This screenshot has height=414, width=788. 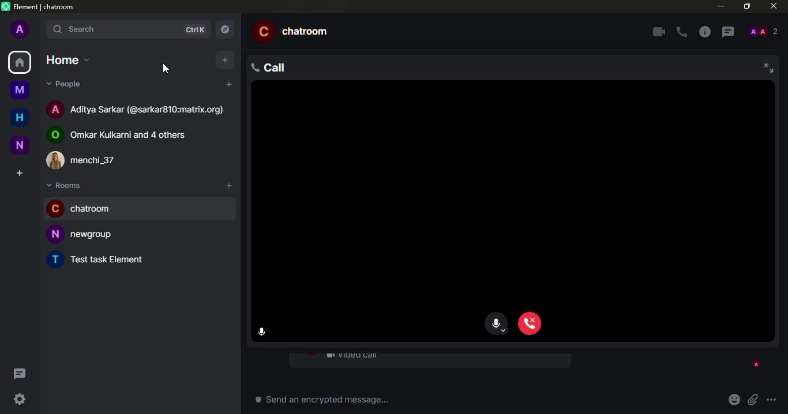 What do you see at coordinates (99, 260) in the screenshot?
I see `Test task element` at bounding box center [99, 260].